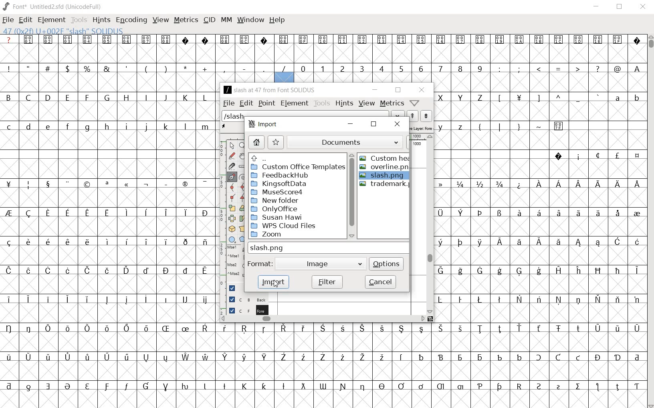  I want to click on metrics, so click(392, 103).